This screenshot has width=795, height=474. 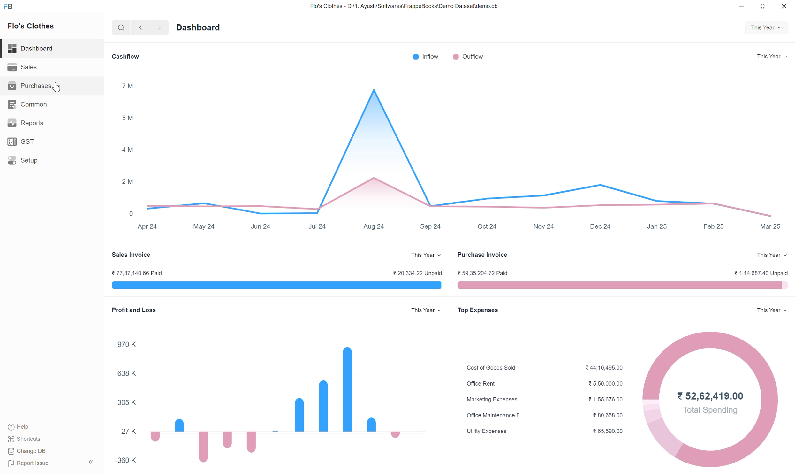 I want to click on cost of goods sold, so click(x=491, y=368).